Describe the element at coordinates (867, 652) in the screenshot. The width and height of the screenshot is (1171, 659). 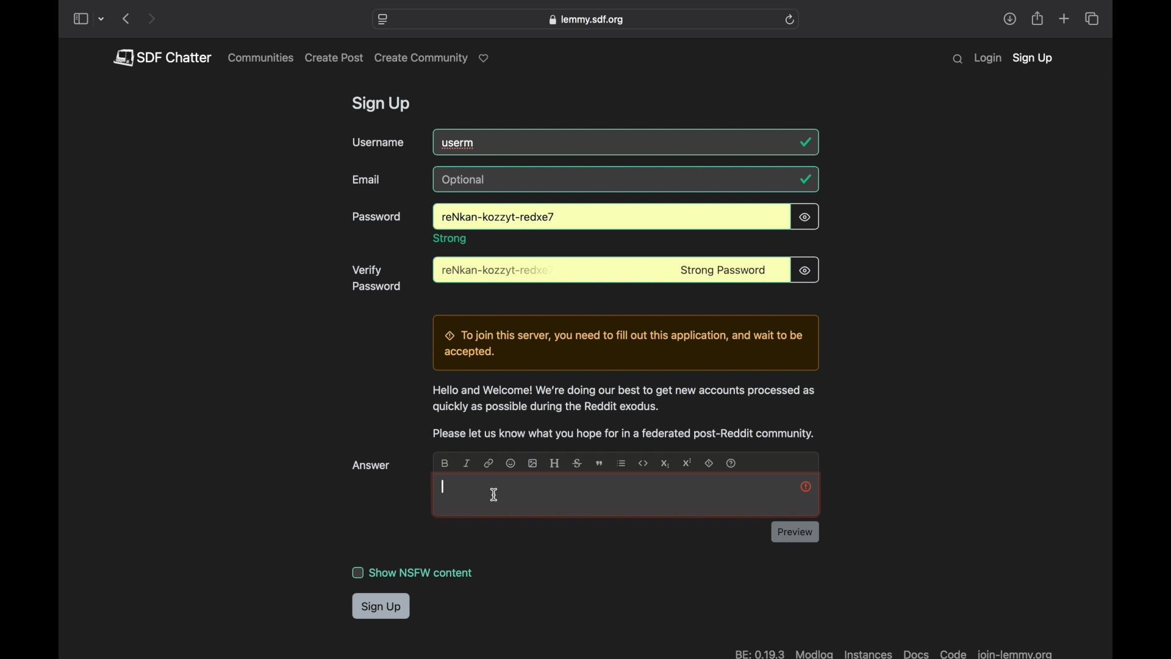
I see `instances` at that location.